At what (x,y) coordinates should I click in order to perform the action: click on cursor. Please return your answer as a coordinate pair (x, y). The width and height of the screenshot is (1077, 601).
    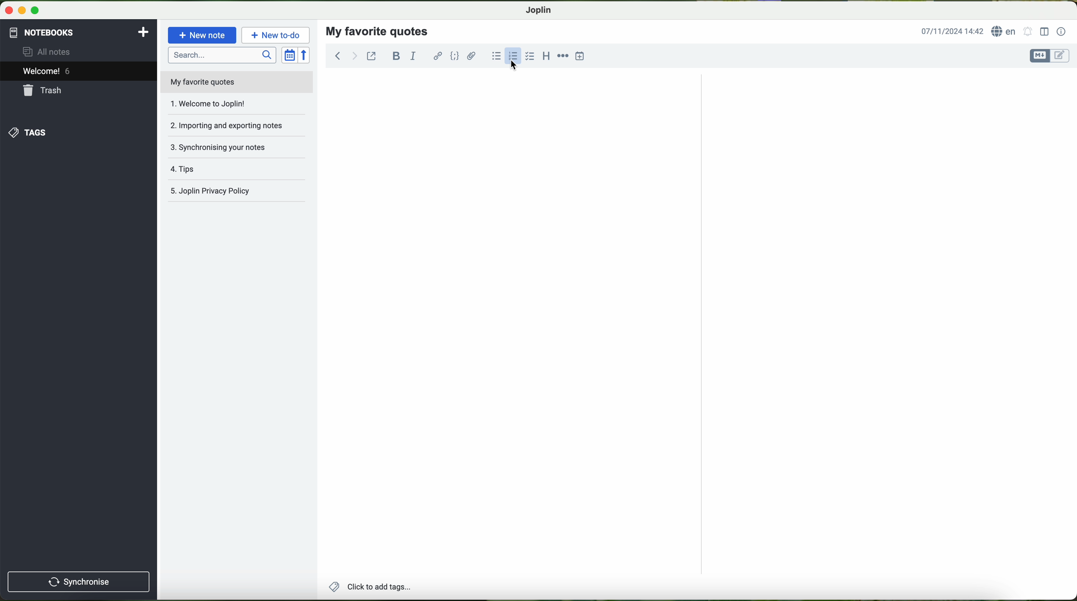
    Looking at the image, I should click on (514, 69).